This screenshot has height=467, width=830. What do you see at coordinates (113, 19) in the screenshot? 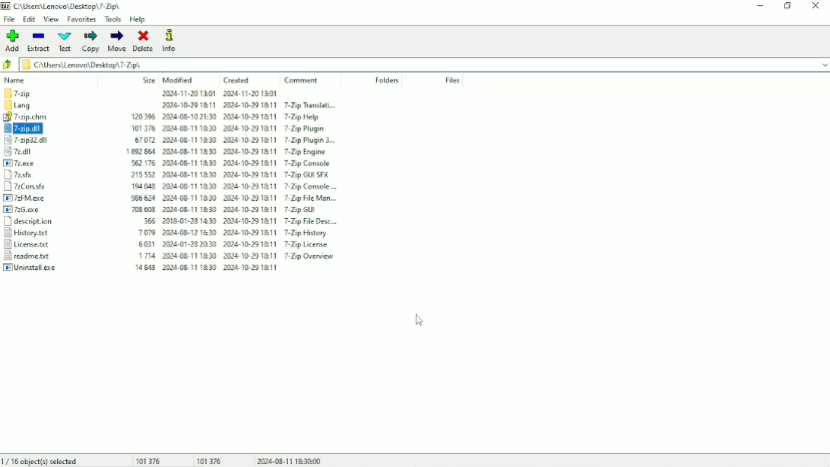
I see `Tools` at bounding box center [113, 19].